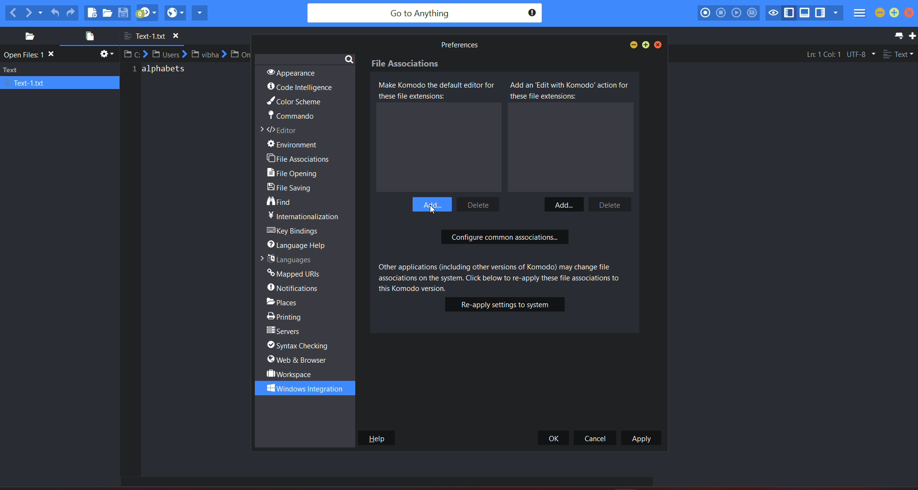  I want to click on editor, so click(282, 131).